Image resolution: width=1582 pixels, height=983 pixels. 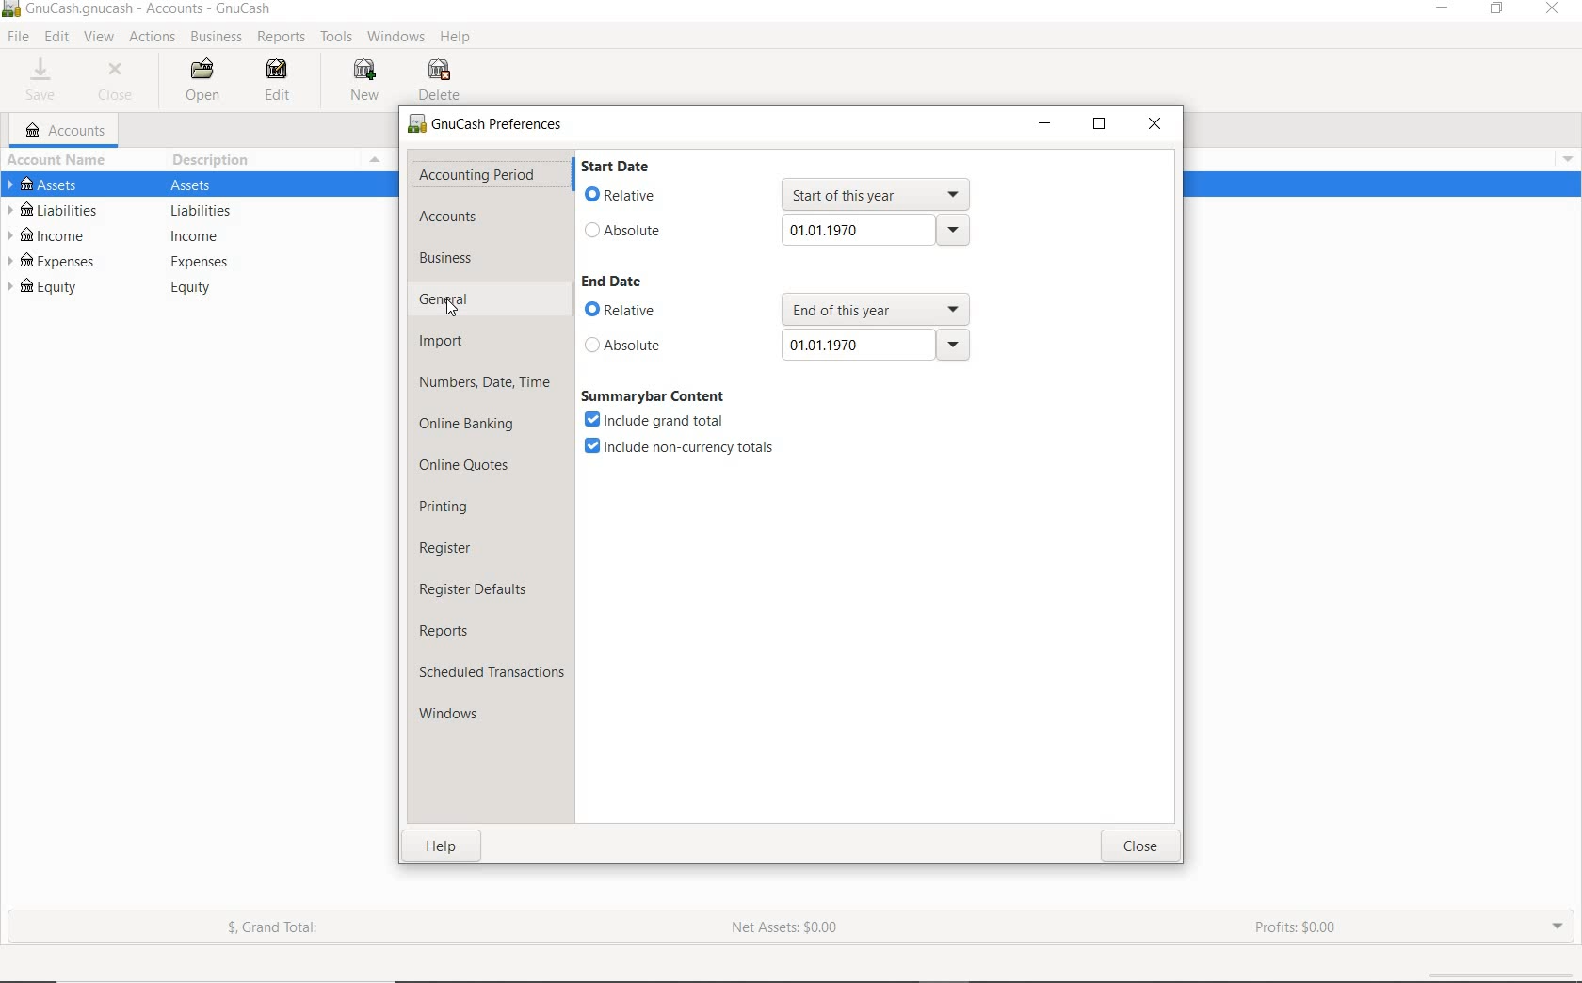 What do you see at coordinates (647, 345) in the screenshot?
I see `ABSOLUTE` at bounding box center [647, 345].